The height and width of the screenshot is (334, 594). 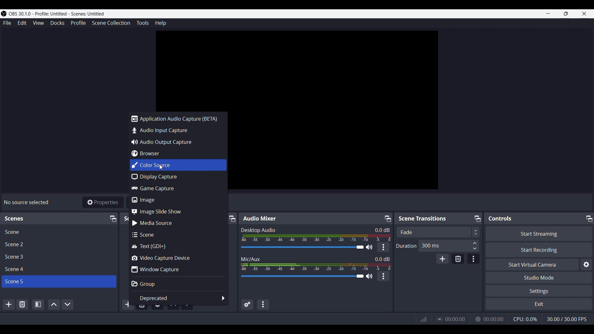 I want to click on Text (GDI+), so click(x=177, y=246).